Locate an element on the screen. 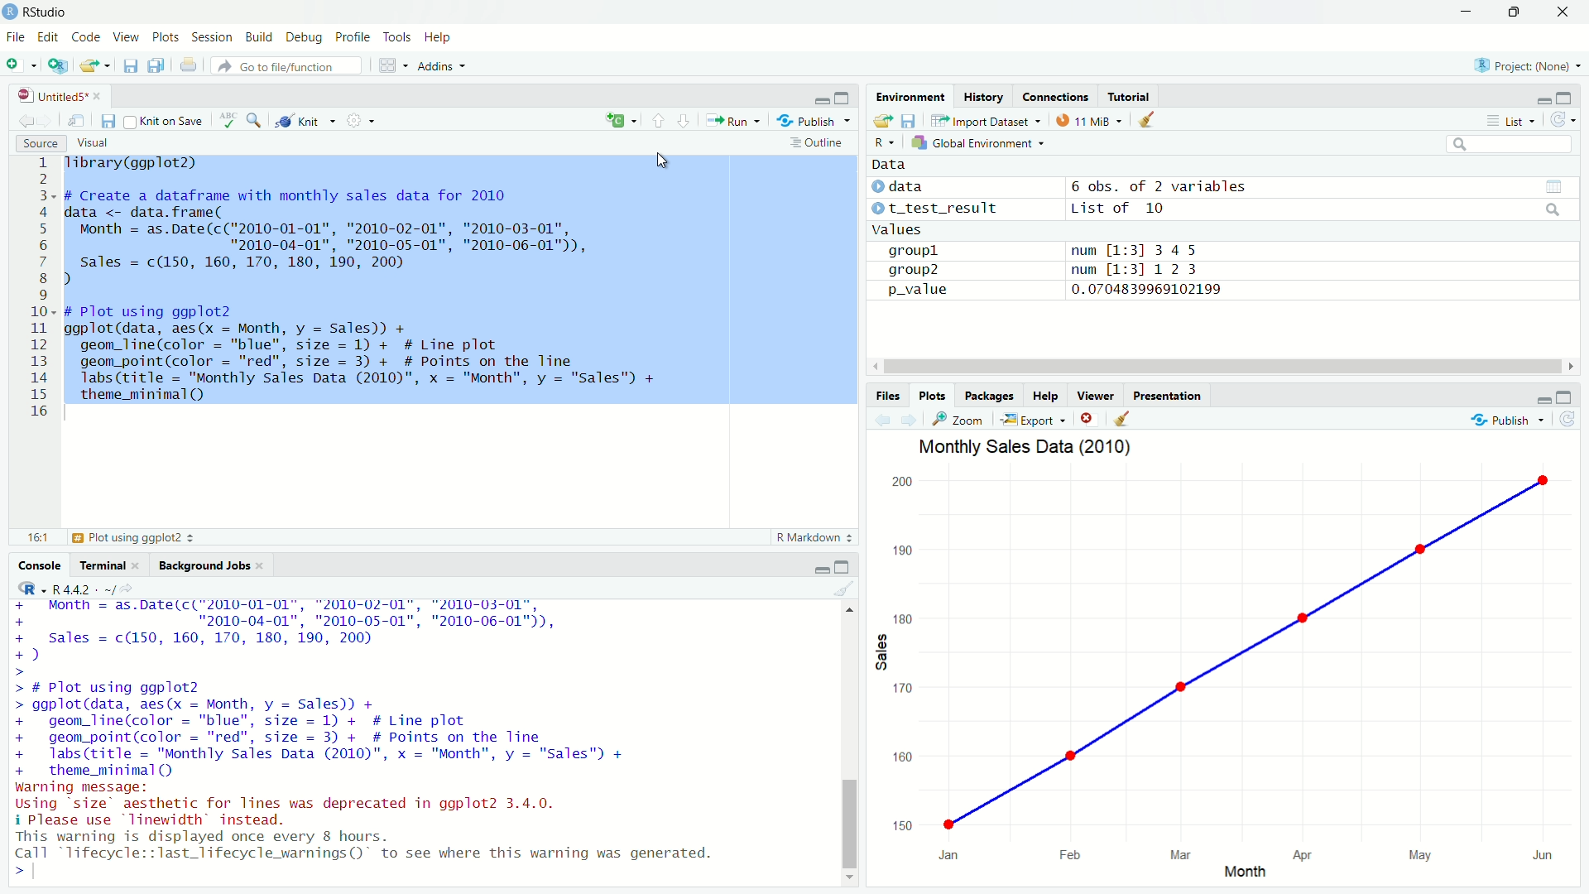 The width and height of the screenshot is (1589, 894). close is located at coordinates (1559, 15).